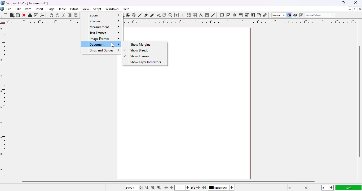  I want to click on vertical scroll bar, so click(360, 102).